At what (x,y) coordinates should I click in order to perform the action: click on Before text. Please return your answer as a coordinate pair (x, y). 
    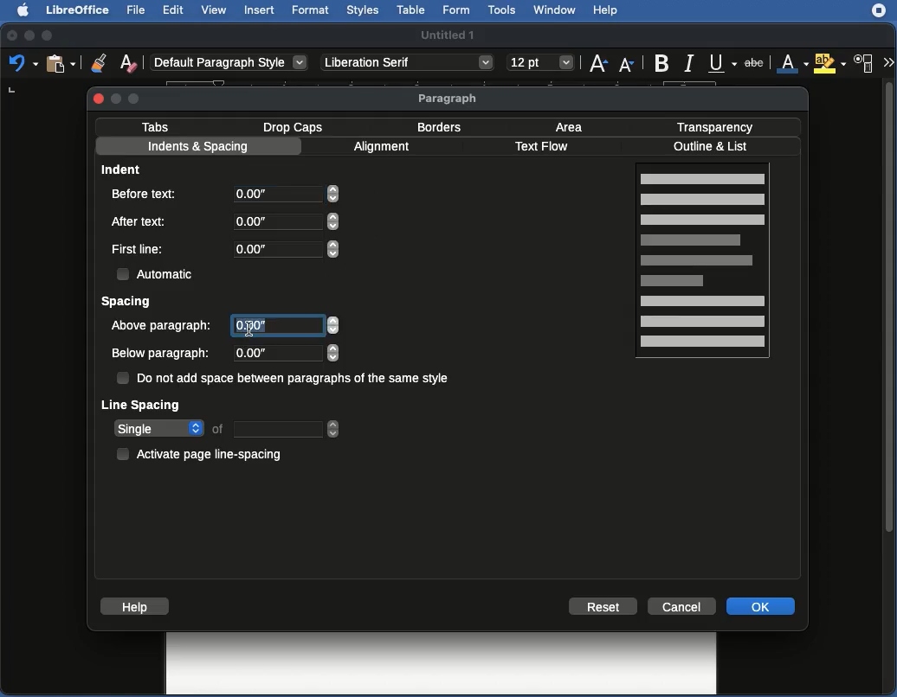
    Looking at the image, I should click on (150, 193).